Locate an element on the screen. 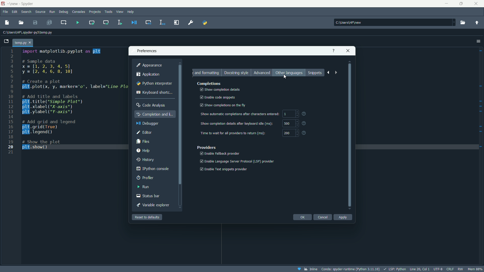 The width and height of the screenshot is (484, 272). new file is located at coordinates (7, 22).